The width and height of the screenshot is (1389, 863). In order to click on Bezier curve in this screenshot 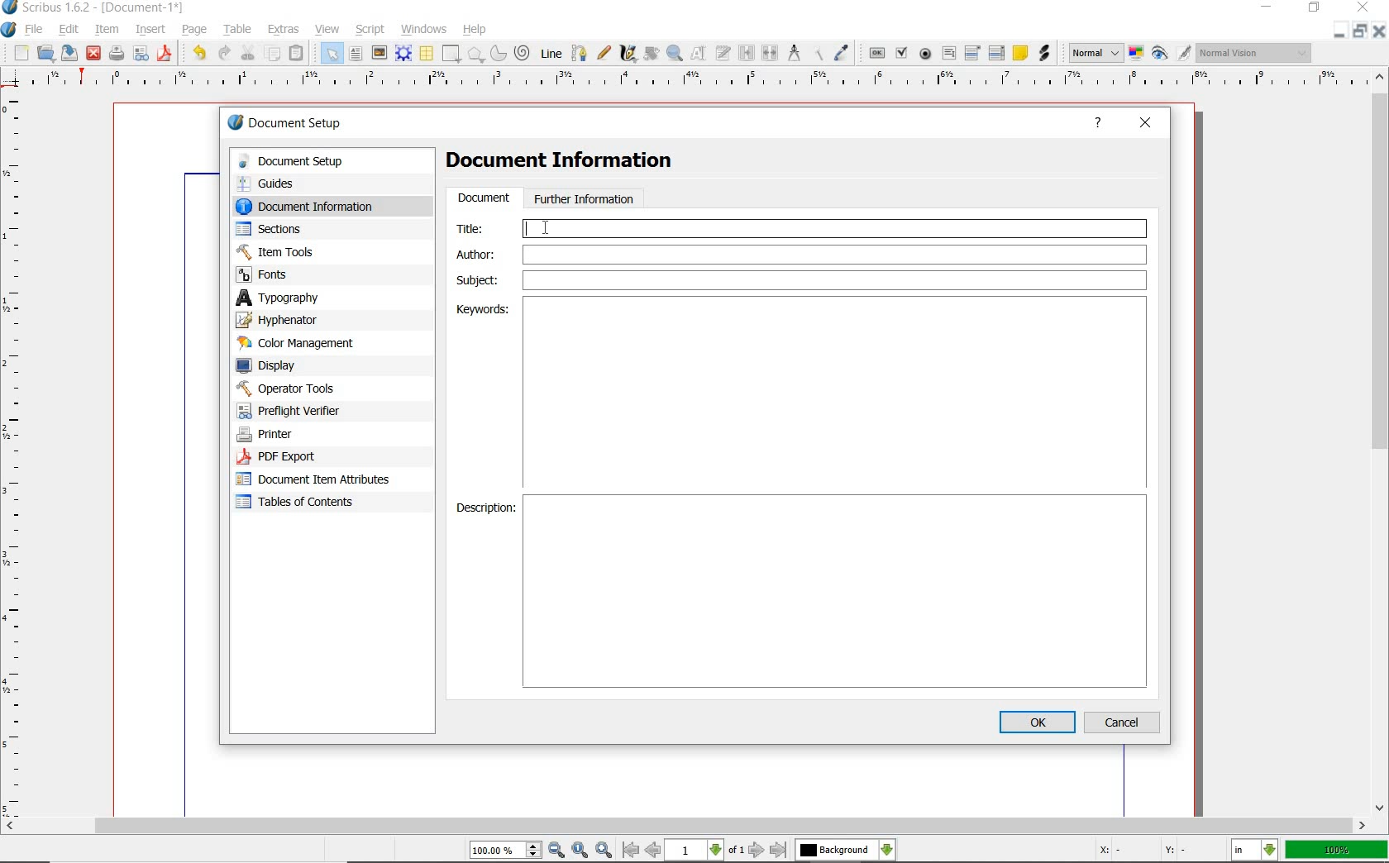, I will do `click(579, 53)`.